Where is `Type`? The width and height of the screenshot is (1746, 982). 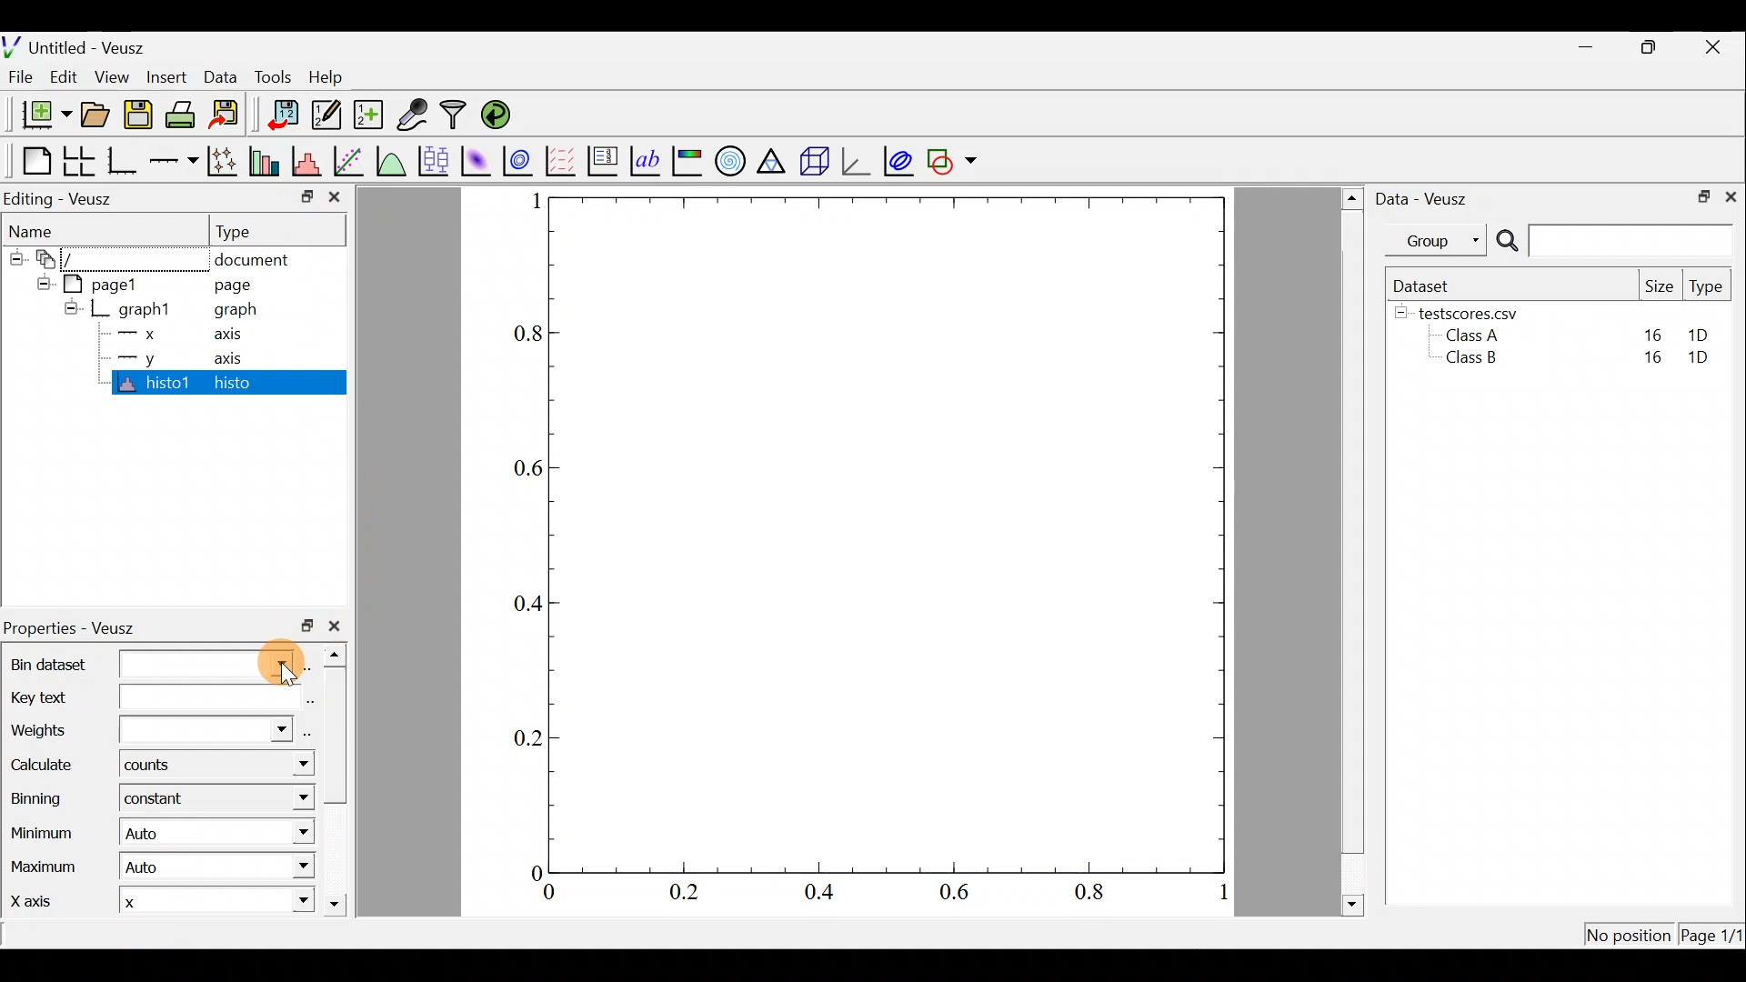
Type is located at coordinates (278, 230).